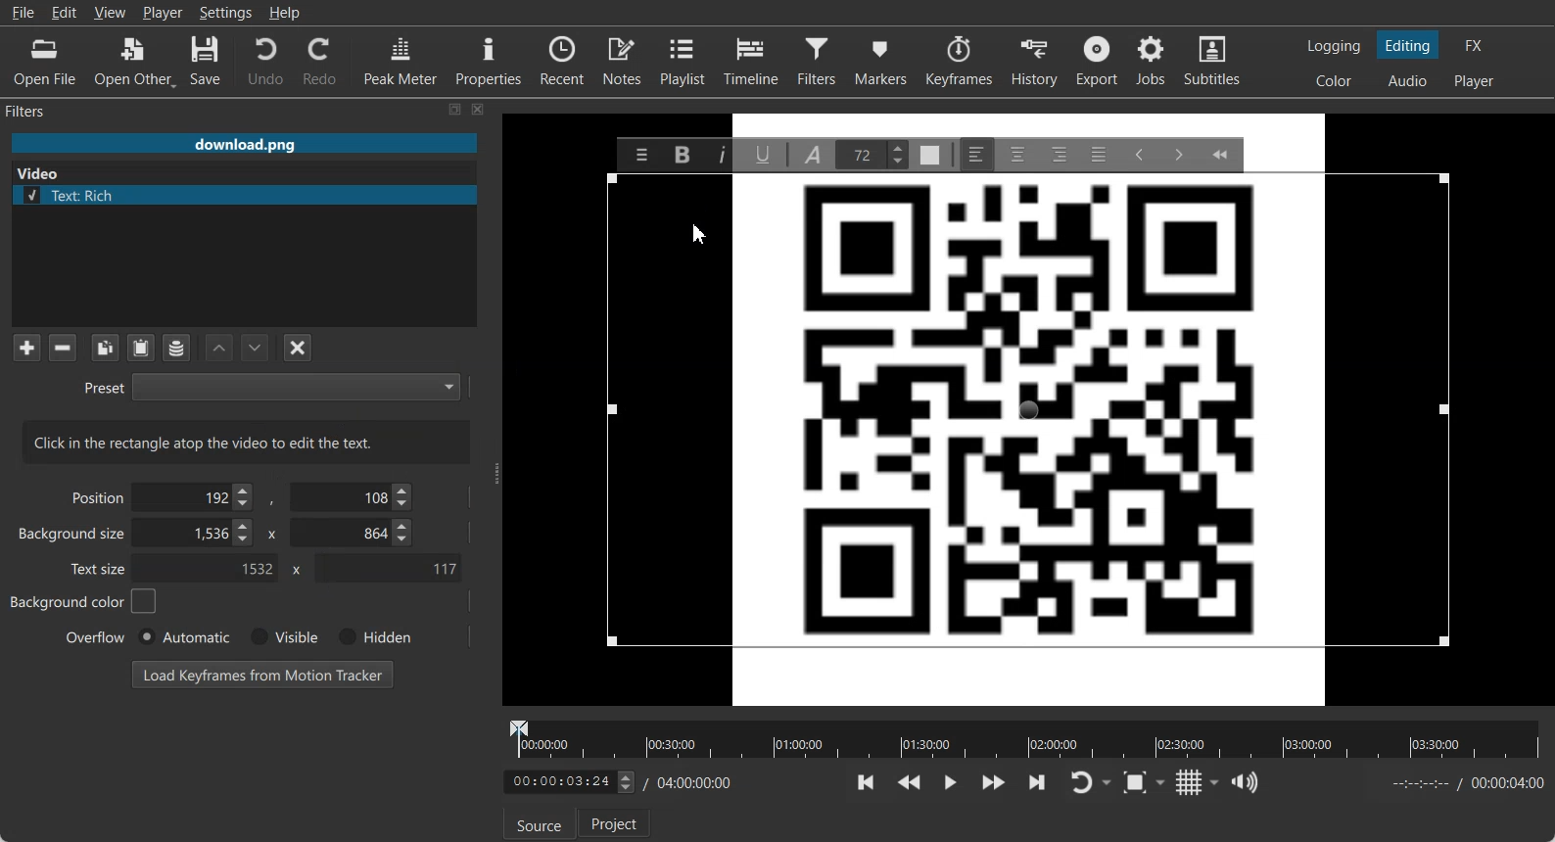  Describe the element at coordinates (100, 568) in the screenshot. I see `Text size` at that location.